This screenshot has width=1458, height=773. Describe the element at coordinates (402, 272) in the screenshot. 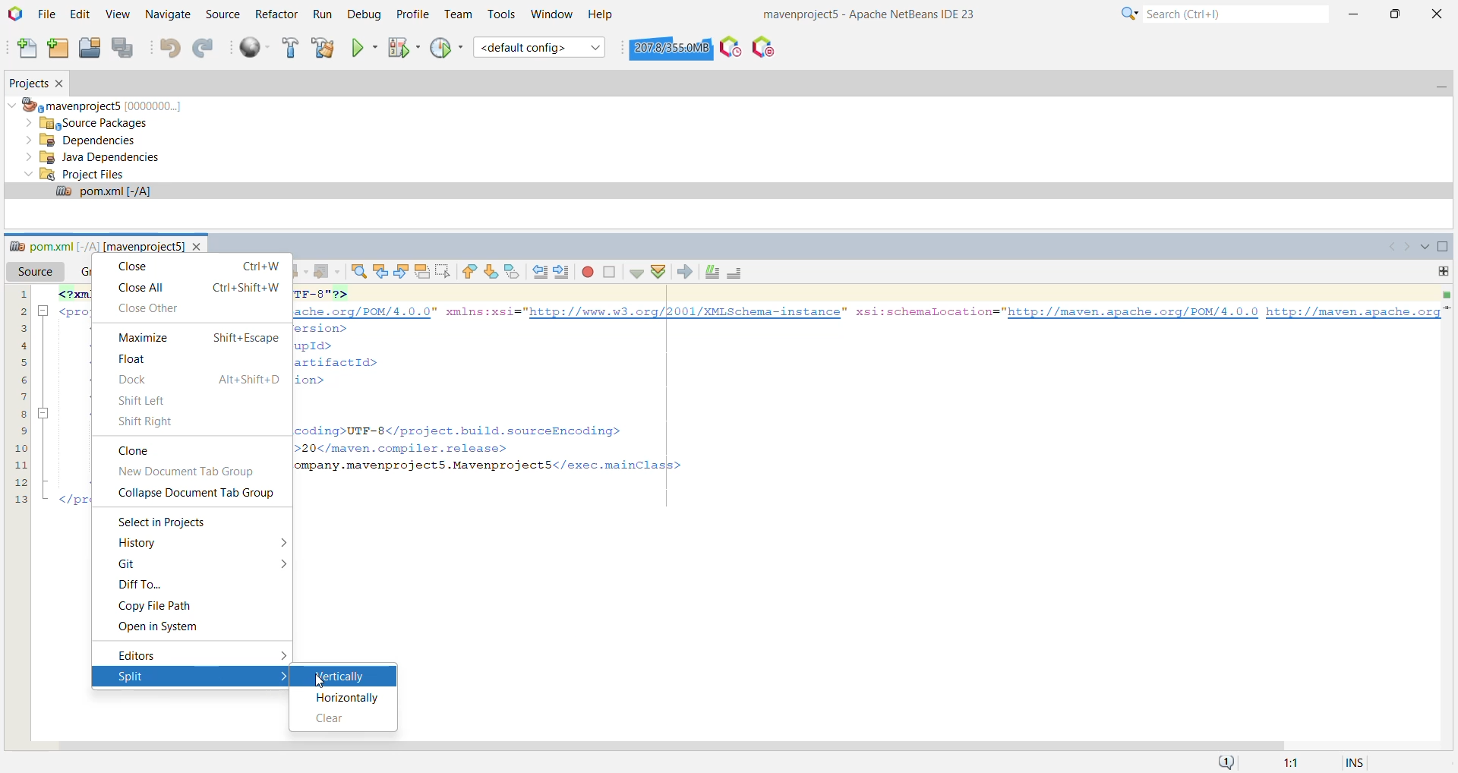

I see `Find Next Occurrence` at that location.